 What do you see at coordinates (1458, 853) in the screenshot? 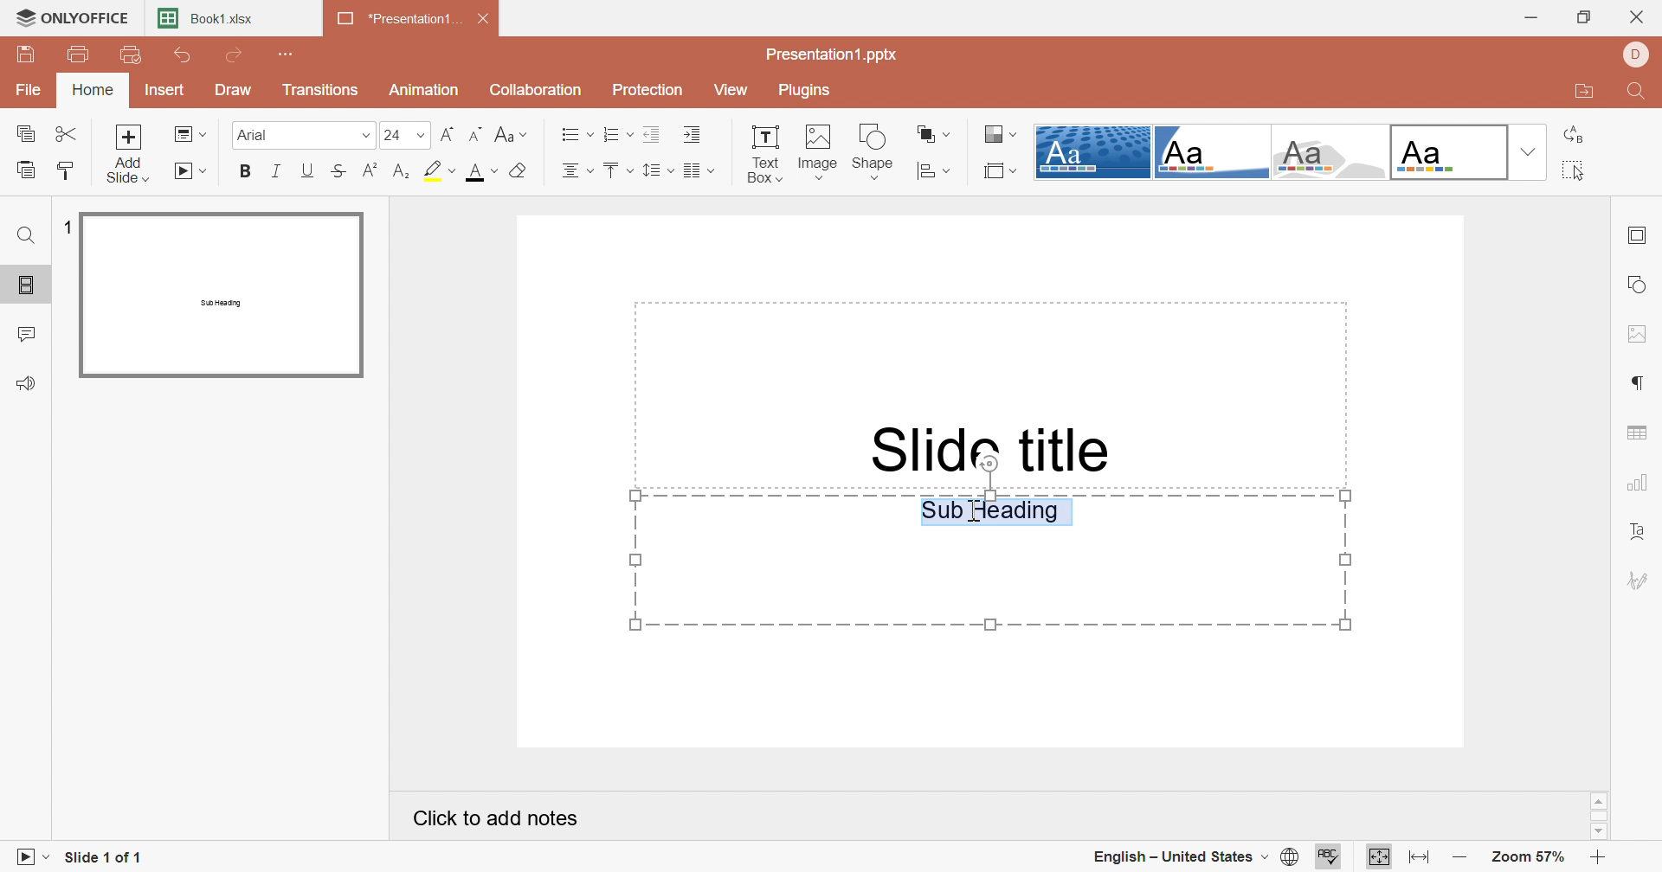
I see `Zoom out` at bounding box center [1458, 853].